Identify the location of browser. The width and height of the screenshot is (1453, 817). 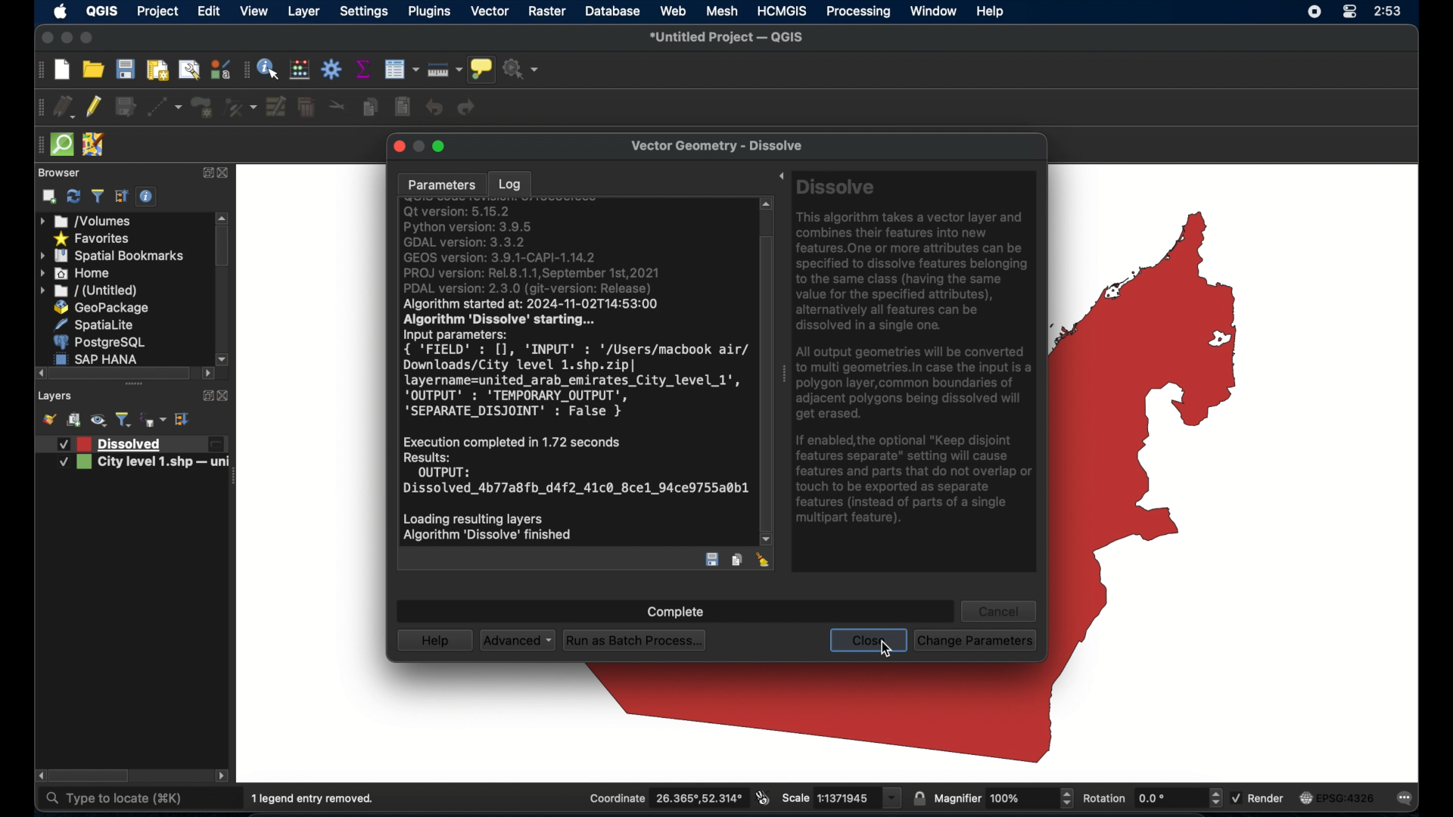
(57, 172).